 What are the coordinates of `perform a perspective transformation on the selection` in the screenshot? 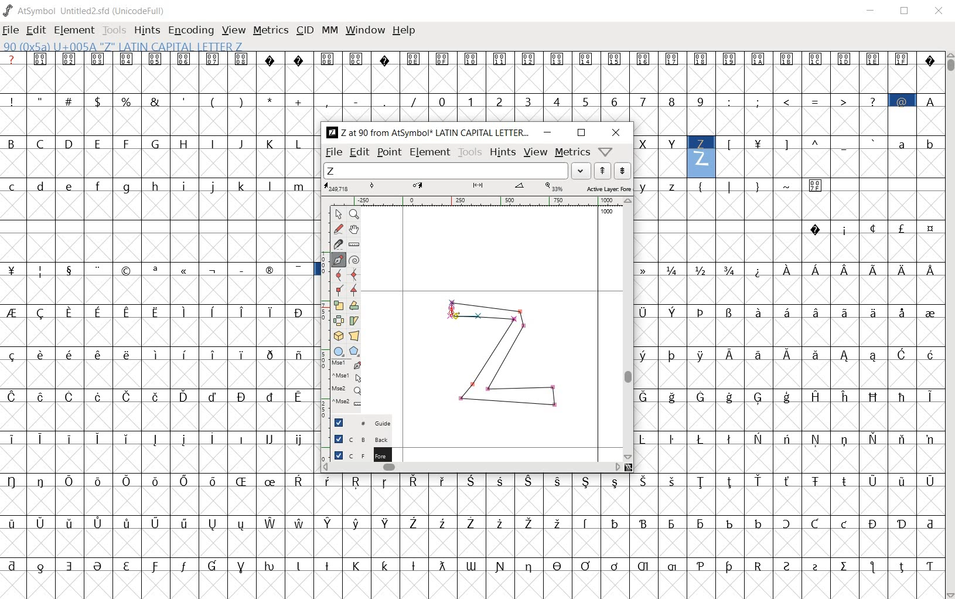 It's located at (354, 336).